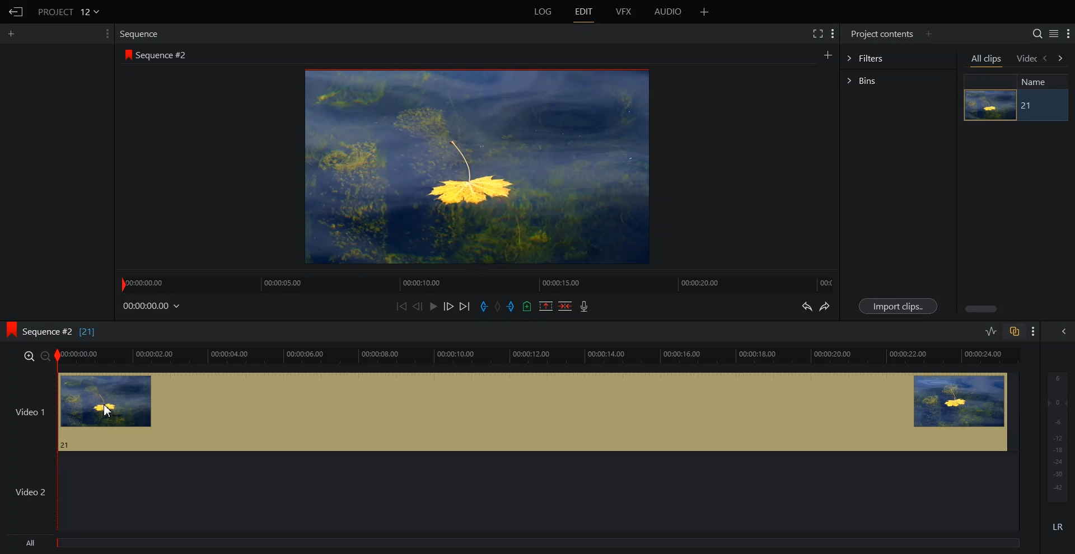 This screenshot has width=1075, height=554. Describe the element at coordinates (527, 306) in the screenshot. I see `Add an cue to current position` at that location.